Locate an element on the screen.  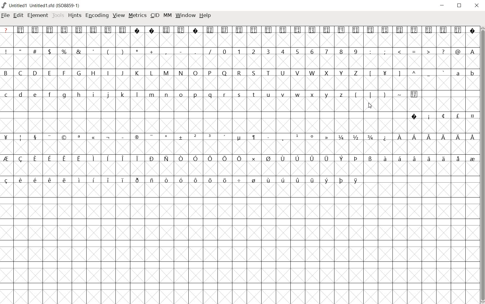
empty cells is located at coordinates (239, 83).